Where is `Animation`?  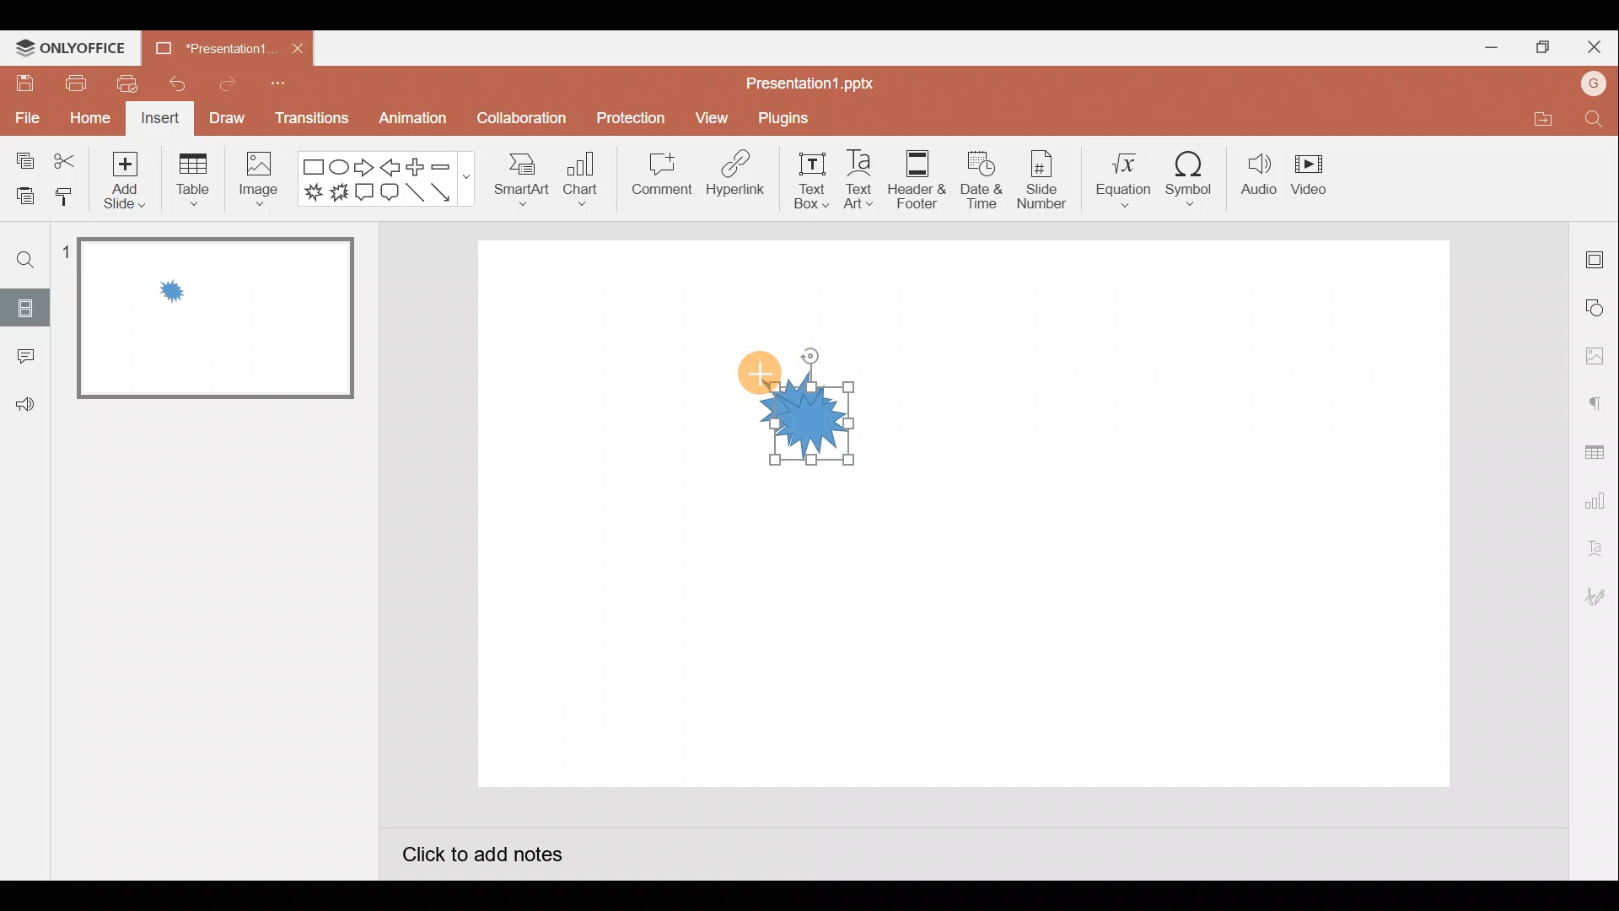 Animation is located at coordinates (409, 121).